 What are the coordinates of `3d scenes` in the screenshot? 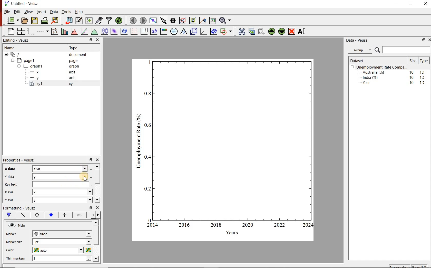 It's located at (193, 31).